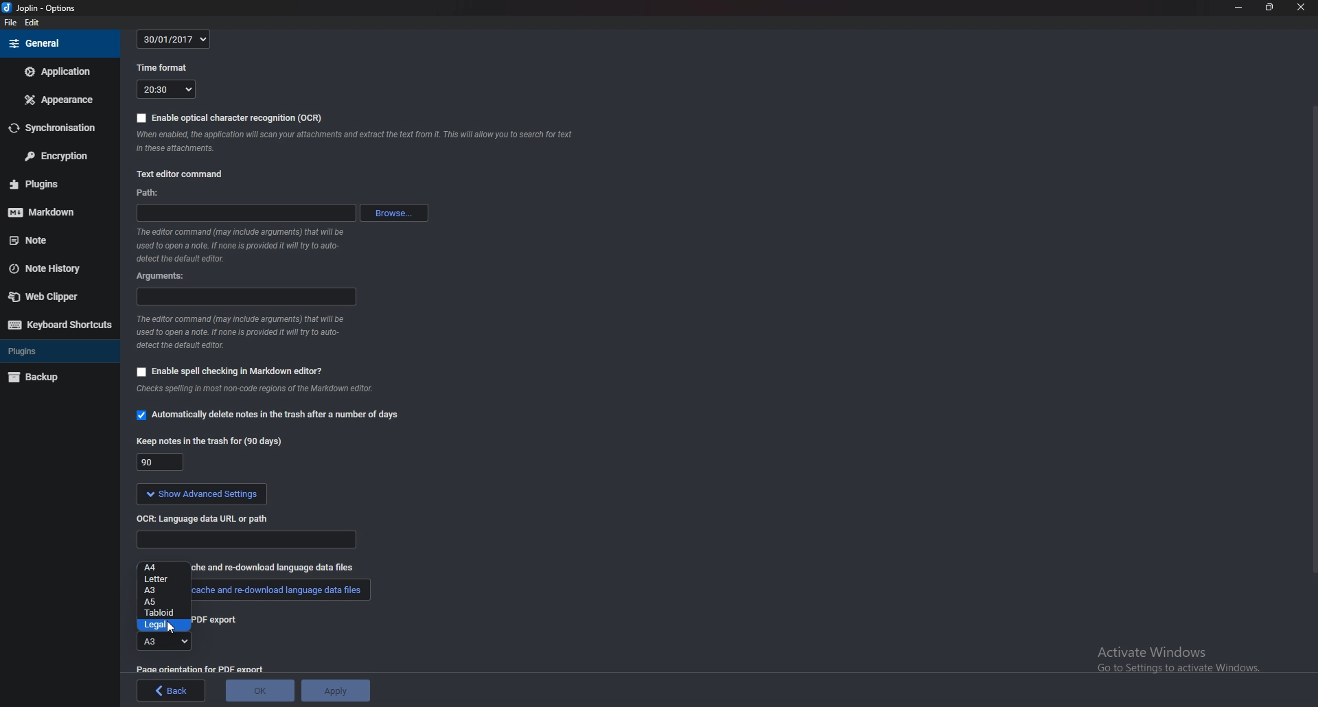 The image size is (1318, 707). What do you see at coordinates (224, 620) in the screenshot?
I see `pdf export` at bounding box center [224, 620].